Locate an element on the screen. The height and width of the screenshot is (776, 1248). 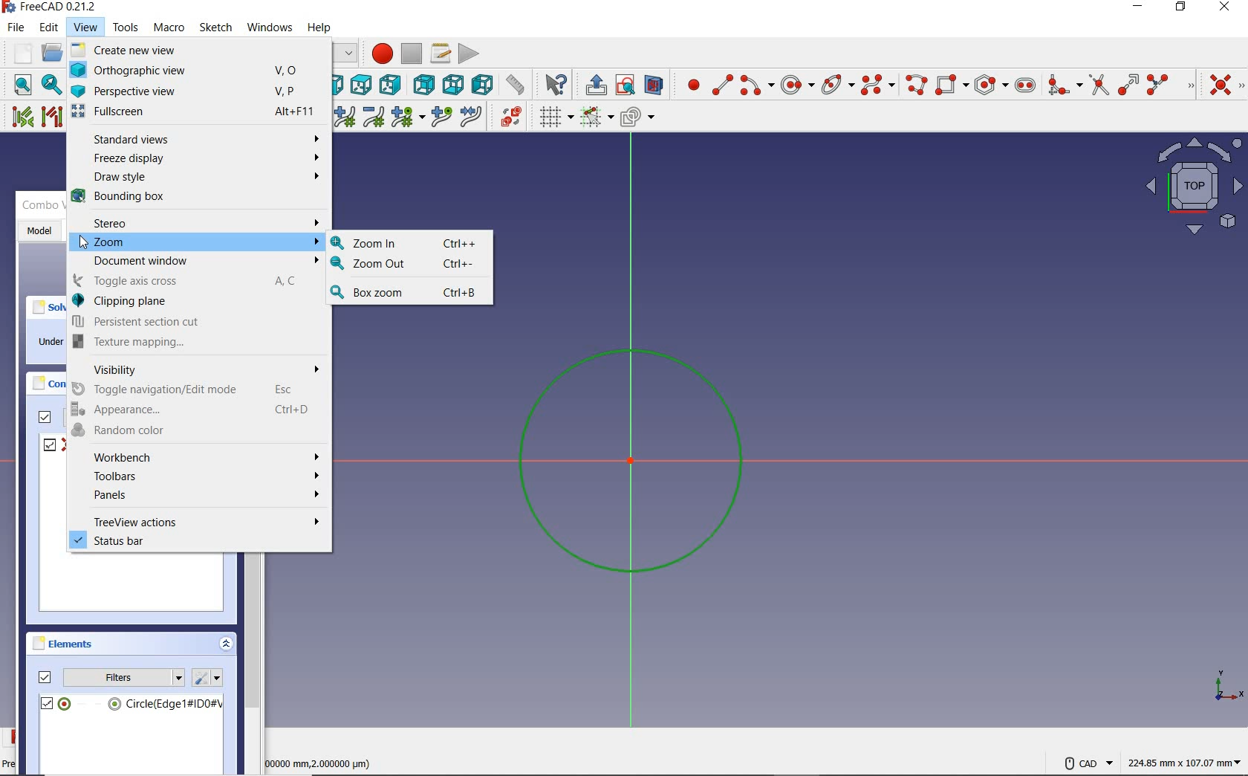
top is located at coordinates (361, 83).